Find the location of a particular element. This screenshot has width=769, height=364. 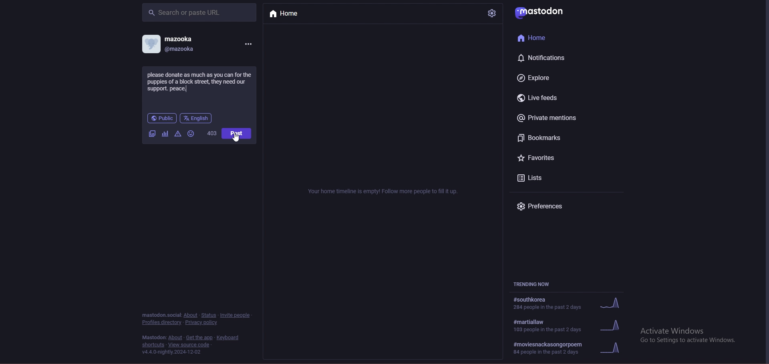

trending now is located at coordinates (536, 284).